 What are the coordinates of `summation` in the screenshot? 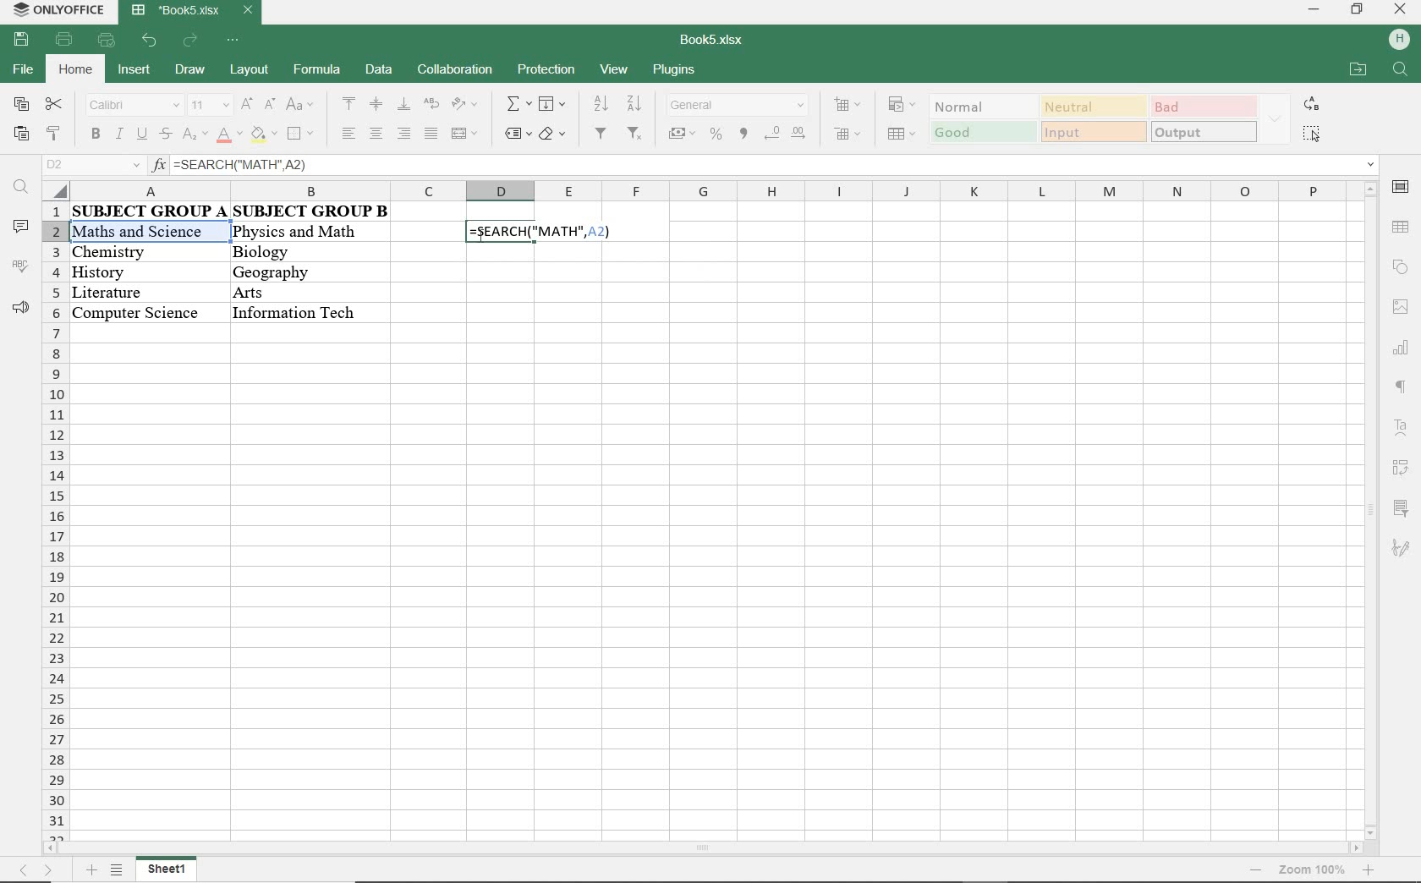 It's located at (518, 105).